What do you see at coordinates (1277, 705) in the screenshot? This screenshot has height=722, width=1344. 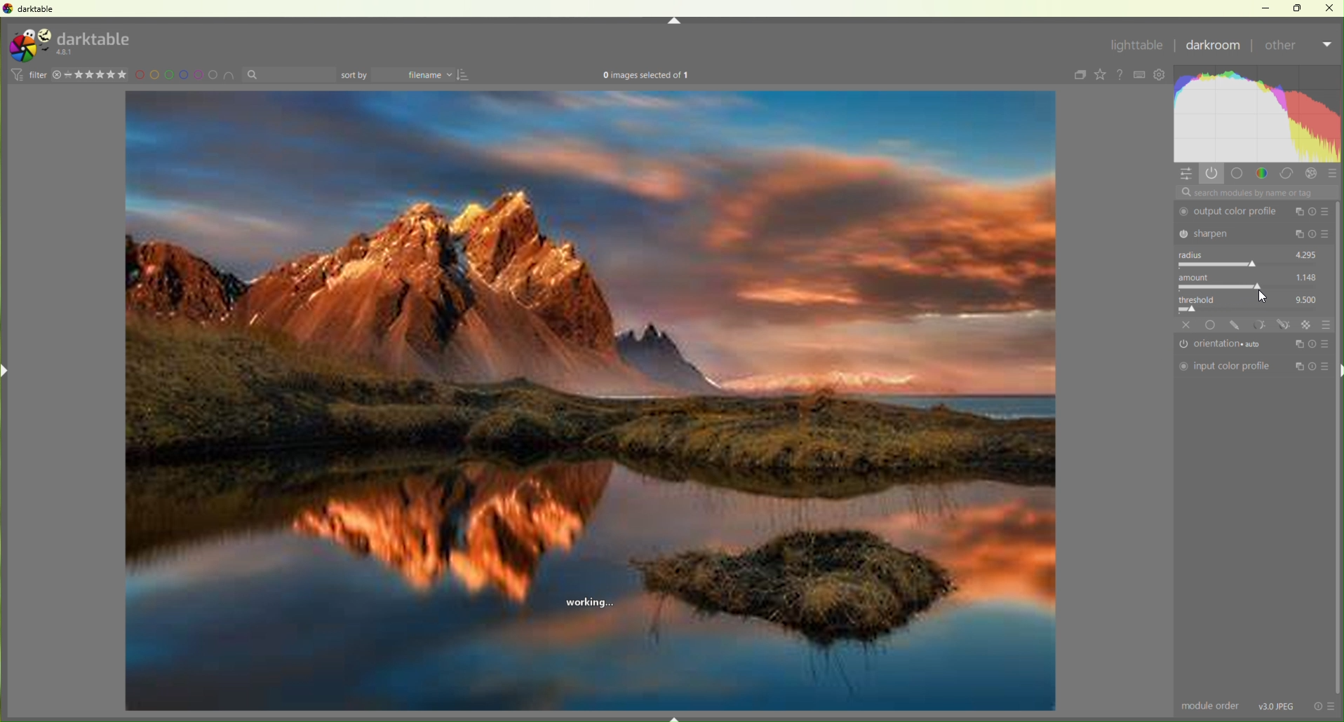 I see `Details ` at bounding box center [1277, 705].